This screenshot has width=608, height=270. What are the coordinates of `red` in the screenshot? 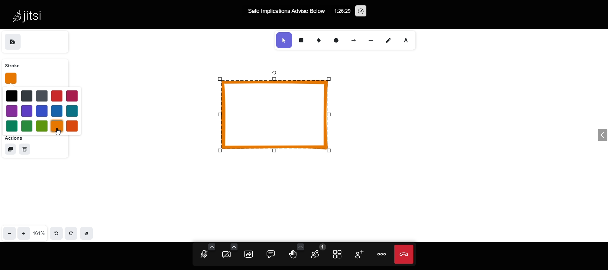 It's located at (57, 96).